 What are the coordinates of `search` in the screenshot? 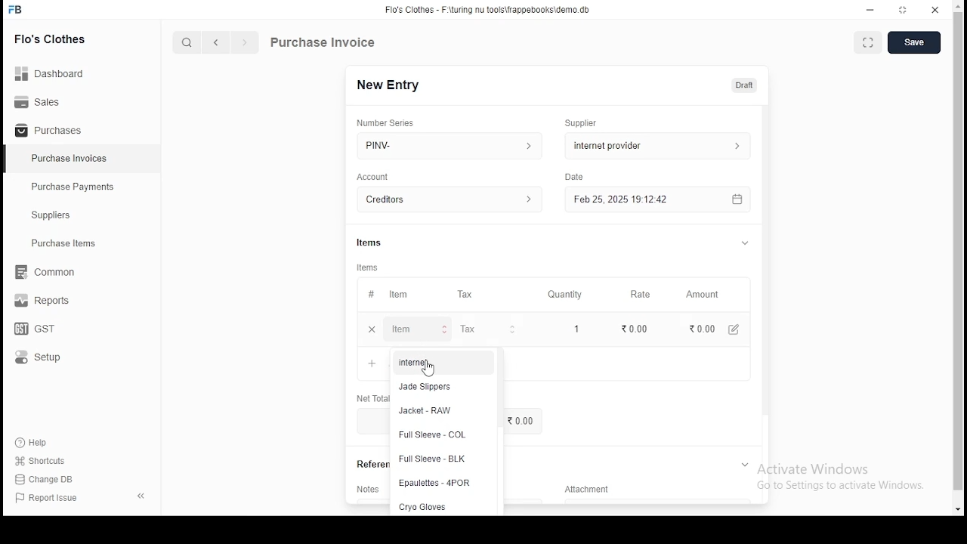 It's located at (189, 44).